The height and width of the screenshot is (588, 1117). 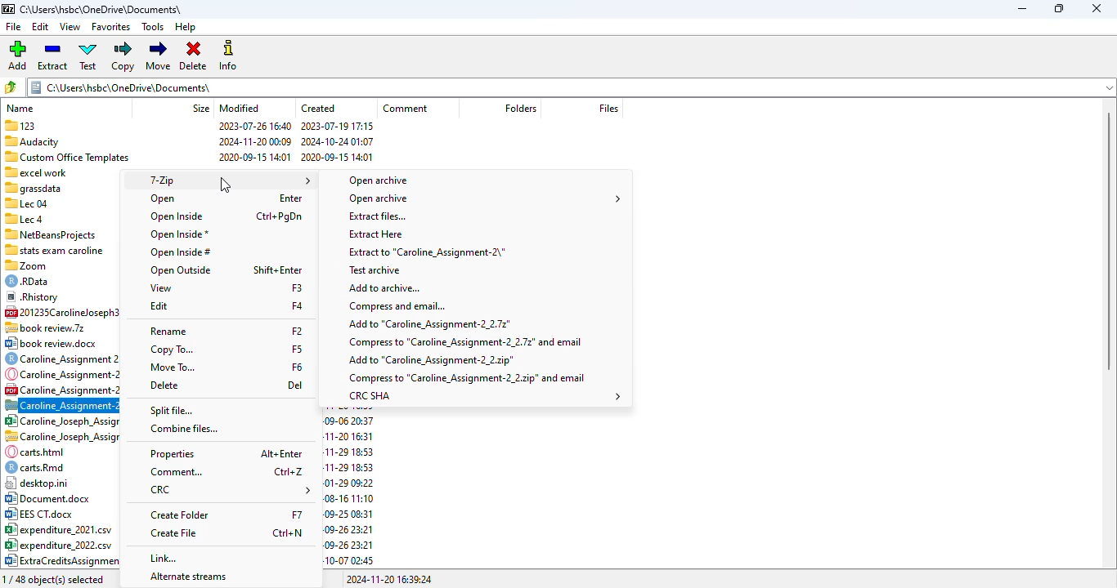 I want to click on extract, so click(x=53, y=56).